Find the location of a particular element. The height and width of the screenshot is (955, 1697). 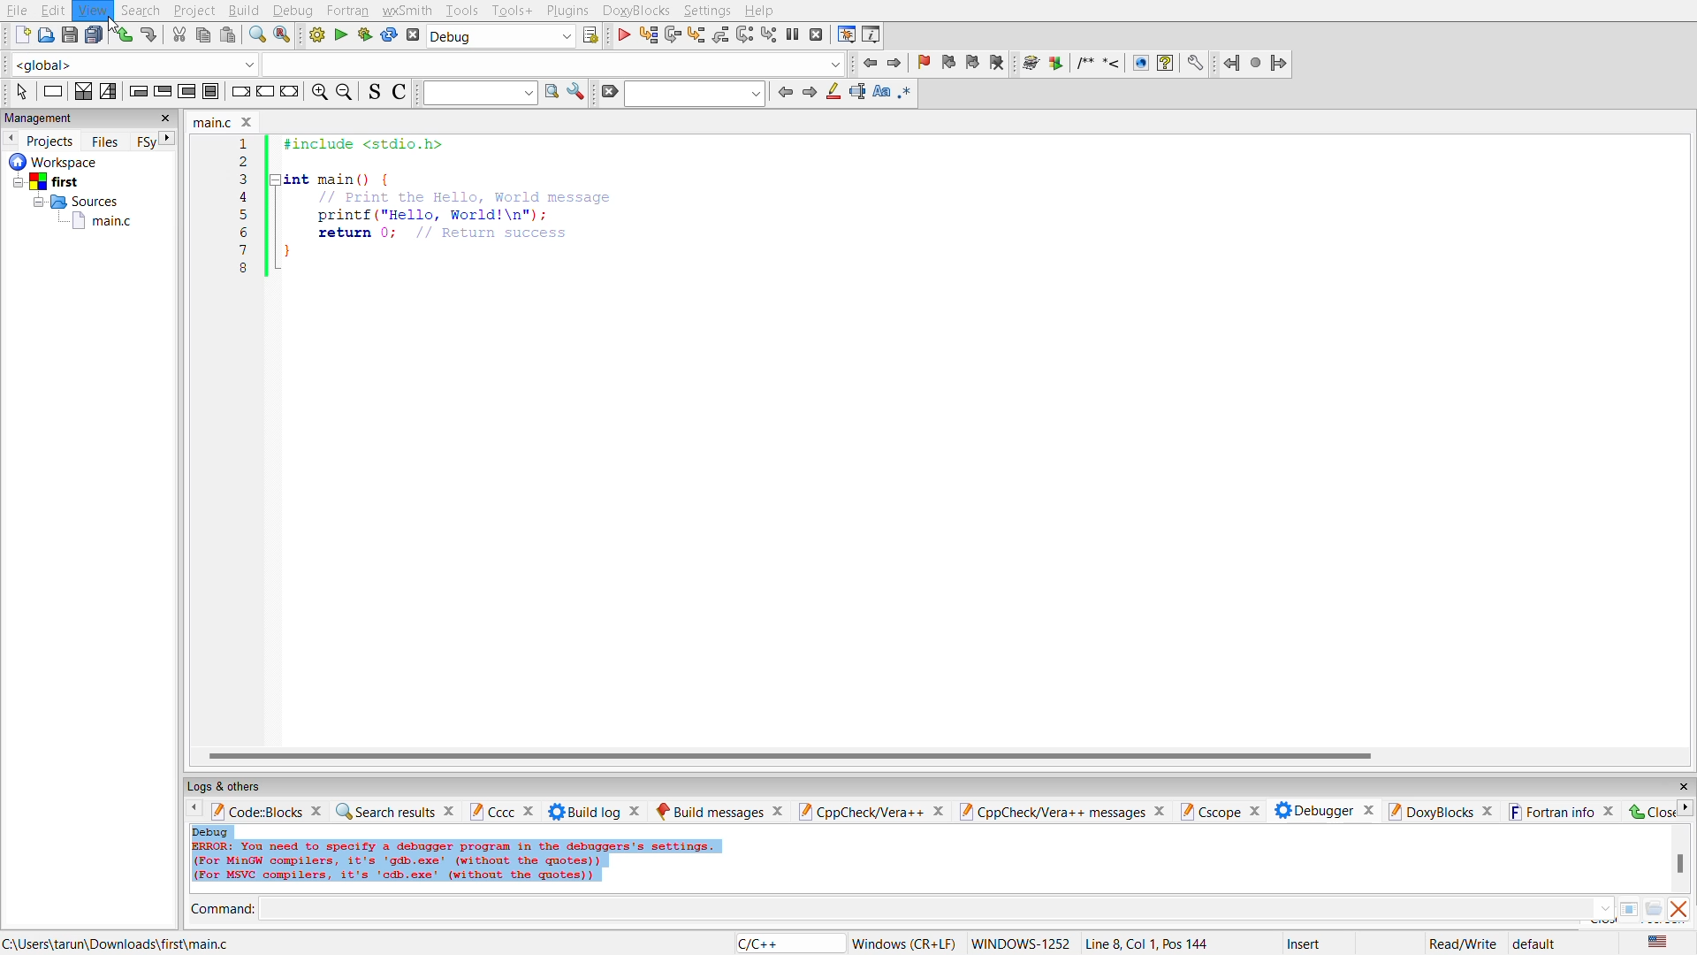

code completion compiler is located at coordinates (421, 65).